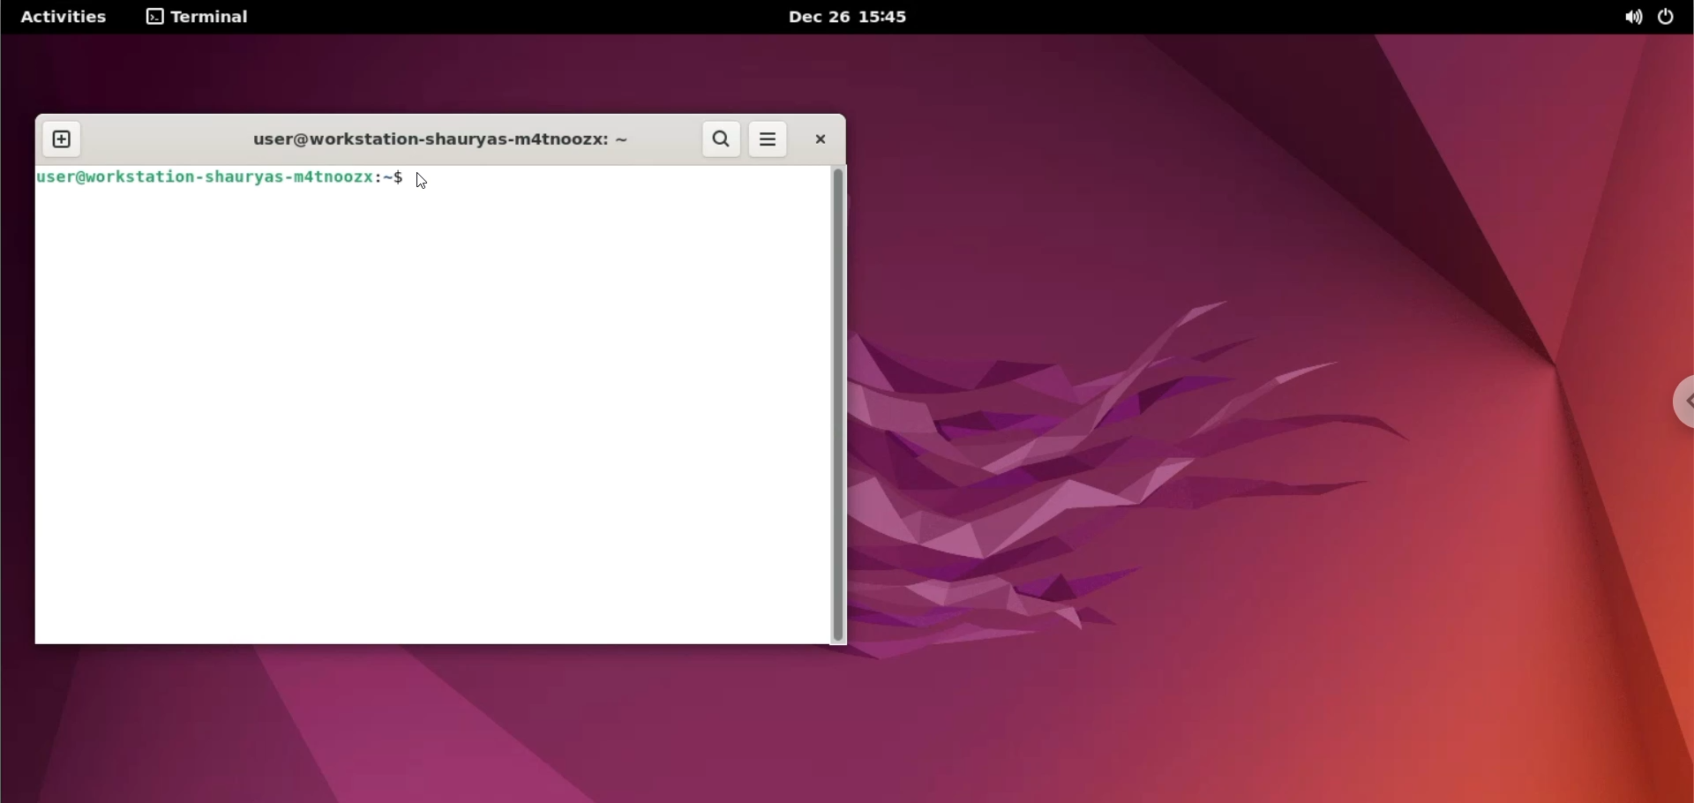  I want to click on Activities, so click(67, 18).